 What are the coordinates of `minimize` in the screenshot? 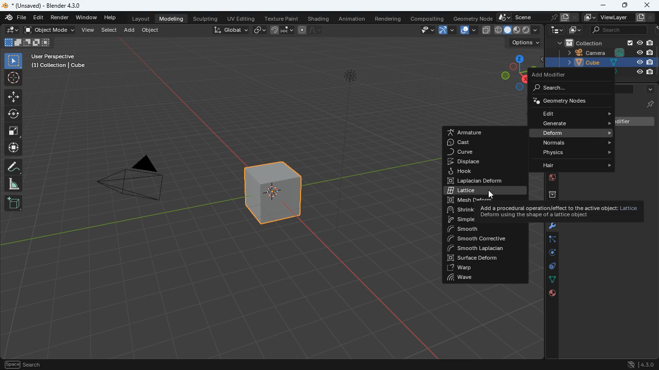 It's located at (602, 6).